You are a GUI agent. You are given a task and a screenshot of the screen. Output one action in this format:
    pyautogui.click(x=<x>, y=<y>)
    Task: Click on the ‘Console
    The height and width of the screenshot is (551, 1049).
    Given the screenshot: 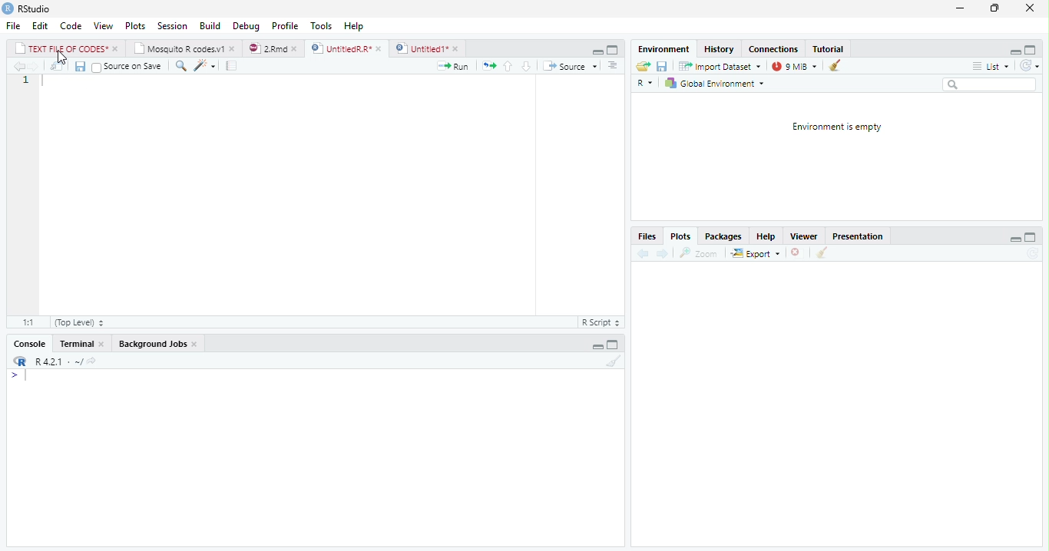 What is the action you would take?
    pyautogui.click(x=25, y=345)
    